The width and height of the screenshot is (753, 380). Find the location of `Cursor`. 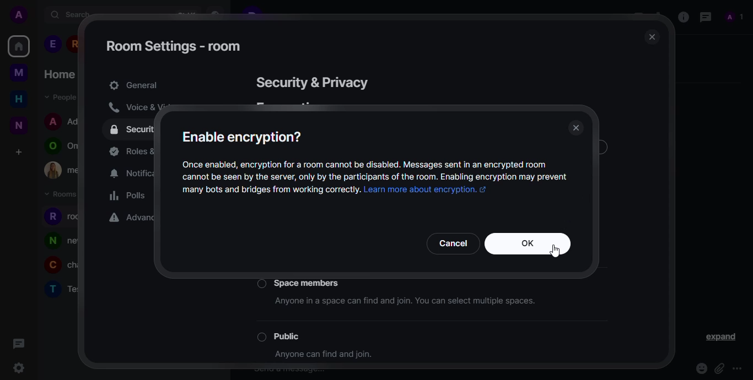

Cursor is located at coordinates (557, 251).